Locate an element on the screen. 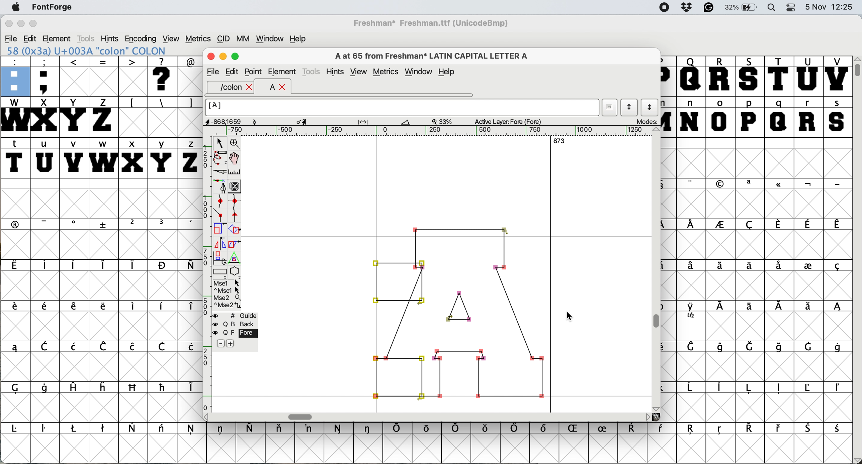 This screenshot has width=862, height=464. symbol is located at coordinates (516, 429).